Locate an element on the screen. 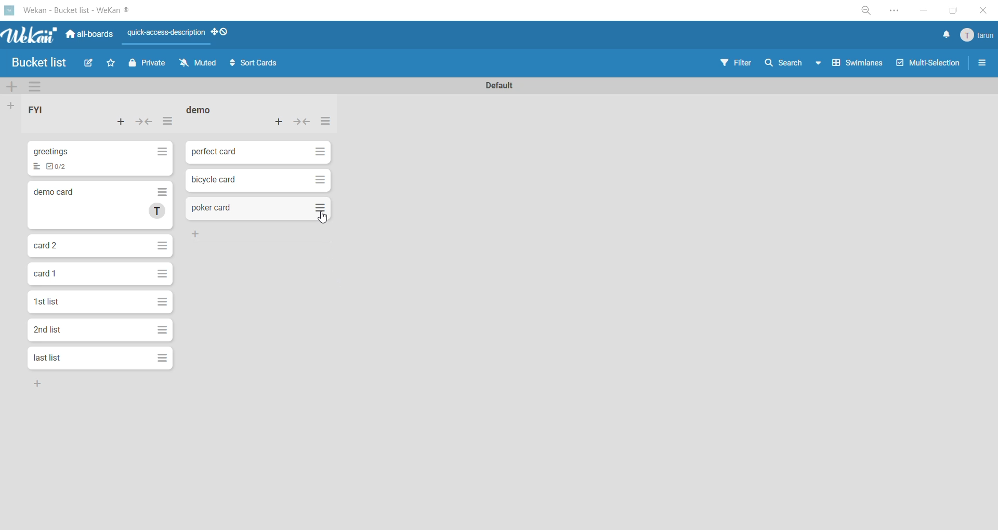  add list is located at coordinates (13, 105).